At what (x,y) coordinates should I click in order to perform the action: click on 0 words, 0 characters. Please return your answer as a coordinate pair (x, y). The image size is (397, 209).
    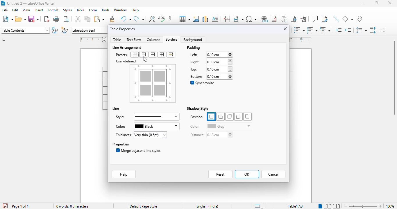
    Looking at the image, I should click on (72, 206).